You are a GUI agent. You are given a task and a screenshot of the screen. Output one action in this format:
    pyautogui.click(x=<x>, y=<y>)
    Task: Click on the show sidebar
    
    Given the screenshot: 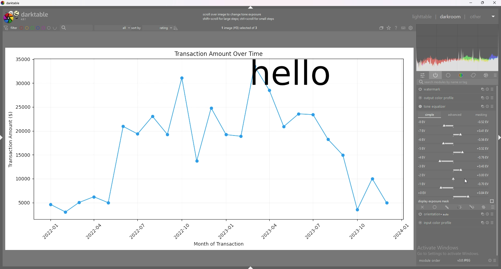 What is the action you would take?
    pyautogui.click(x=251, y=267)
    